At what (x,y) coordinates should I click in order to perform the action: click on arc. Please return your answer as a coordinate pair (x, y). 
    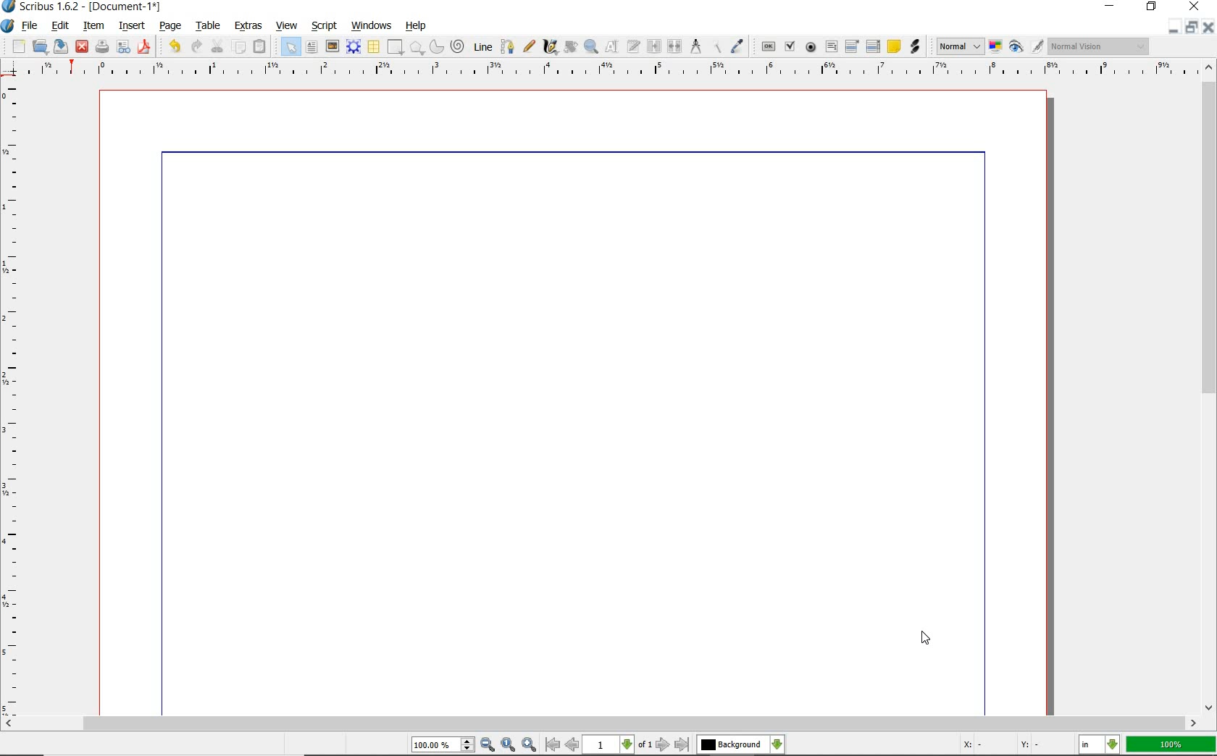
    Looking at the image, I should click on (437, 46).